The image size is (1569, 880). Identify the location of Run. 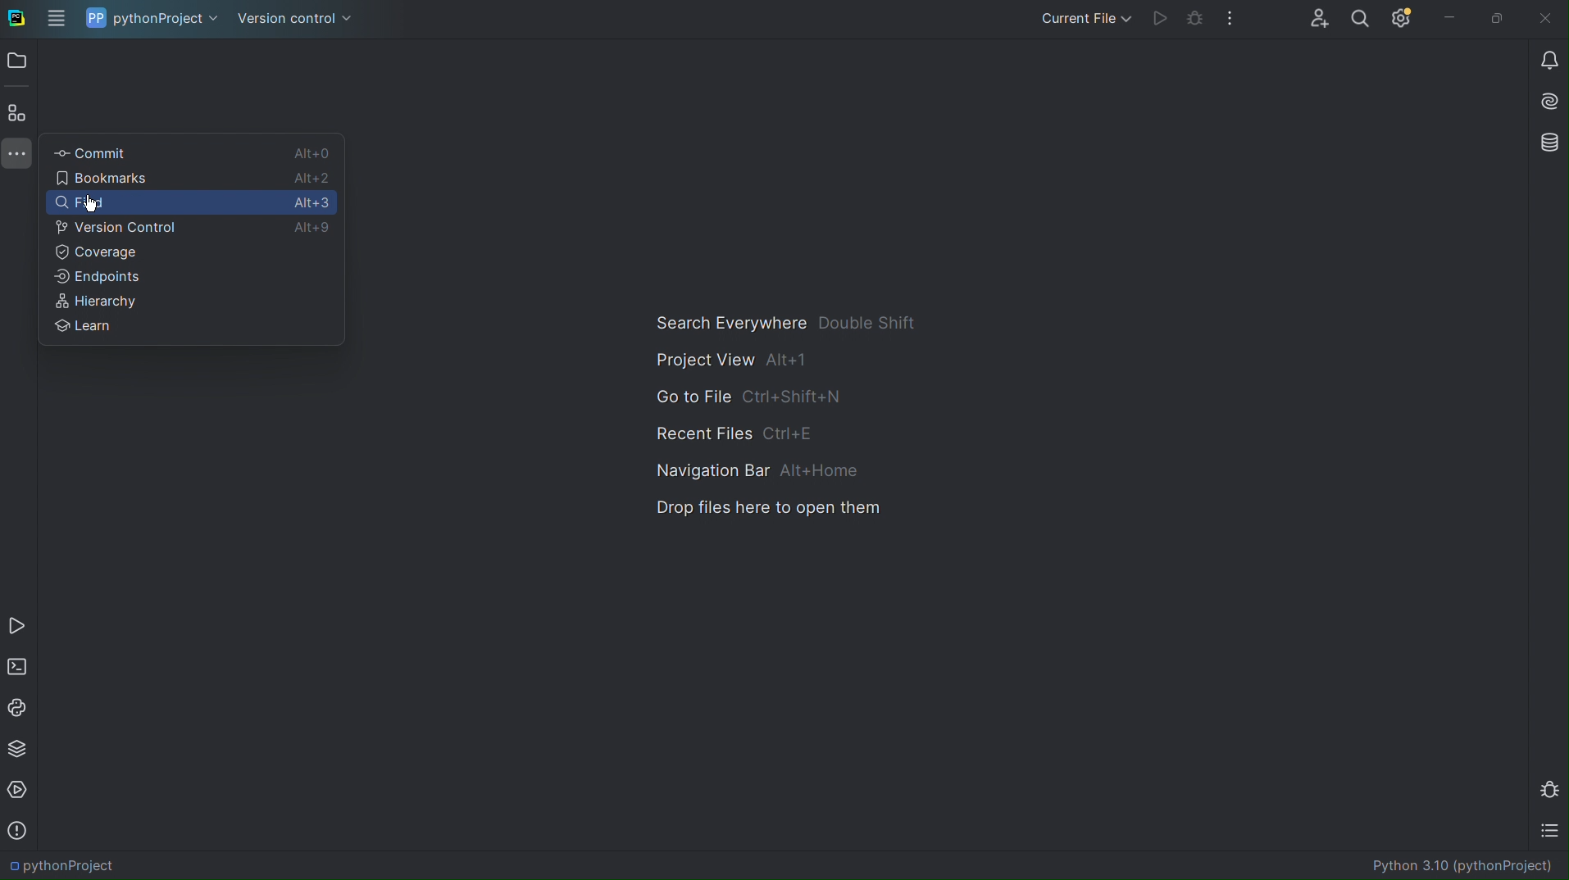
(19, 624).